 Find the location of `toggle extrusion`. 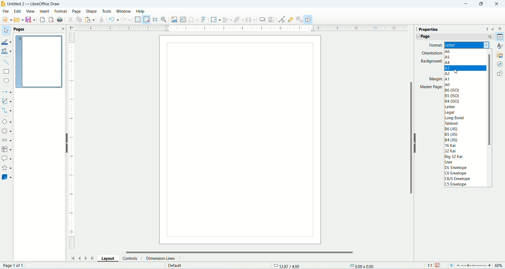

toggle extrusion is located at coordinates (300, 20).